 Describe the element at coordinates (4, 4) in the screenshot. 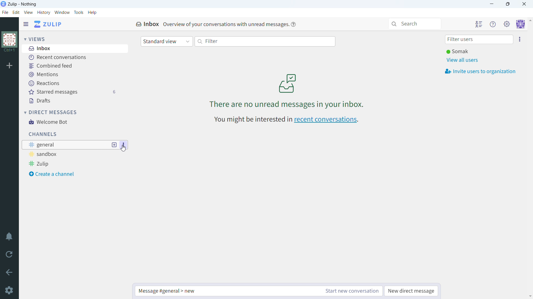

I see `logo` at that location.